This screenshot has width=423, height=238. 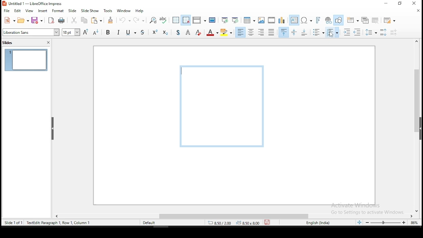 I want to click on start from first slide, so click(x=224, y=21).